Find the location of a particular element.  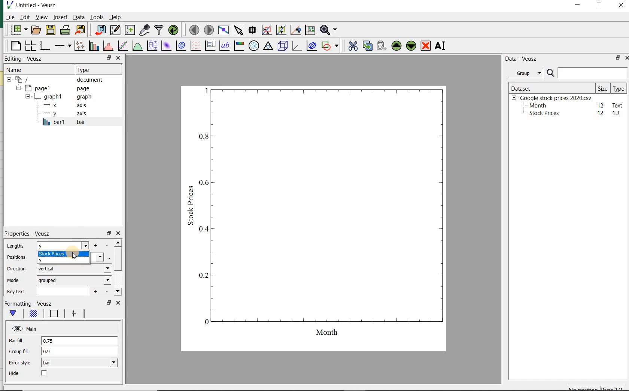

Formatting - Veusz is located at coordinates (30, 303).